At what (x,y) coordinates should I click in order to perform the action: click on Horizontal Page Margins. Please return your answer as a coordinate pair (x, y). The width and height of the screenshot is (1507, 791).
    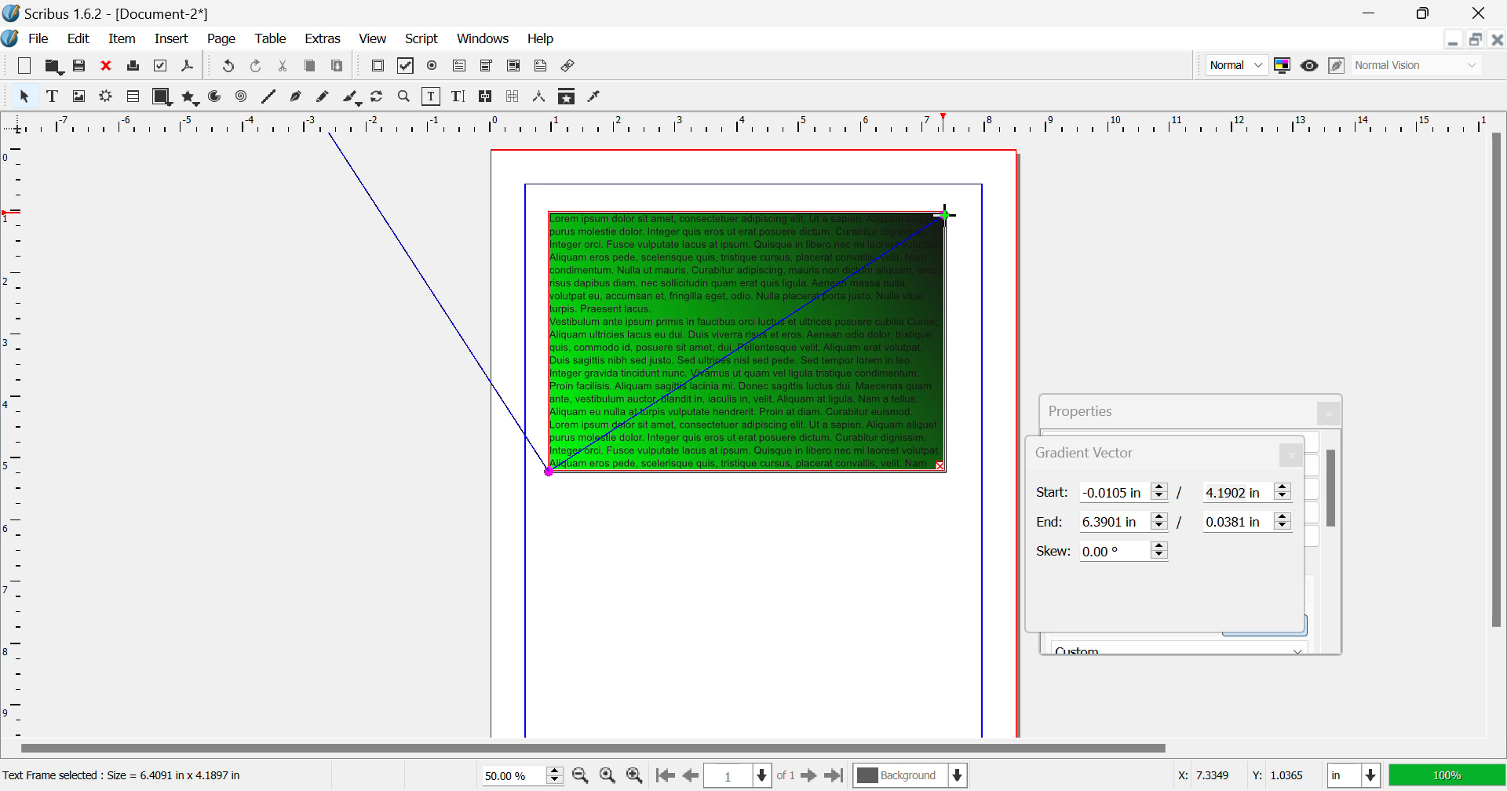
    Looking at the image, I should click on (15, 437).